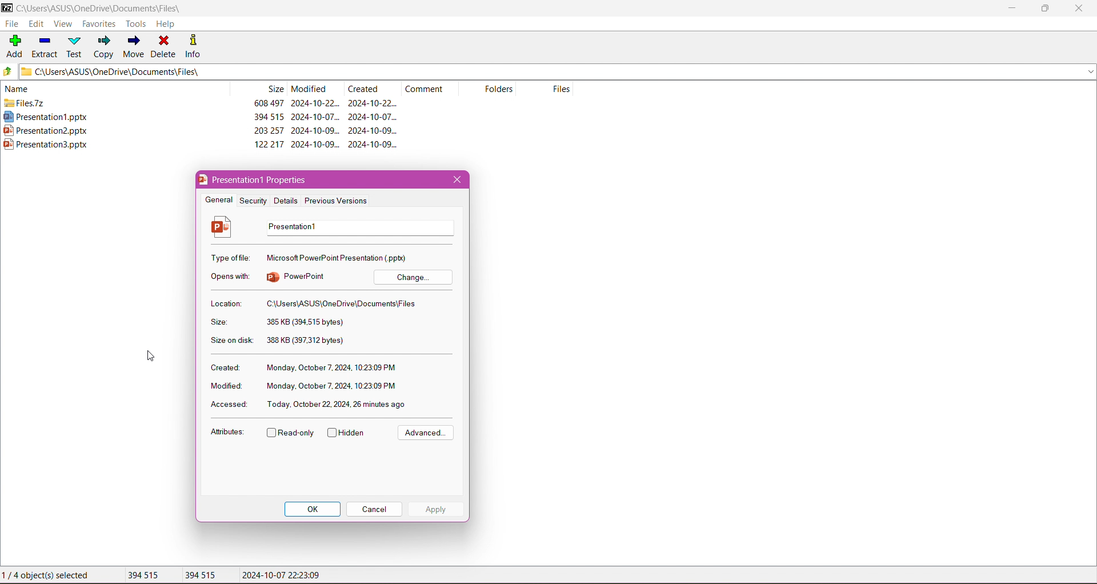 The height and width of the screenshot is (584, 1097). What do you see at coordinates (374, 509) in the screenshot?
I see `Cancel` at bounding box center [374, 509].